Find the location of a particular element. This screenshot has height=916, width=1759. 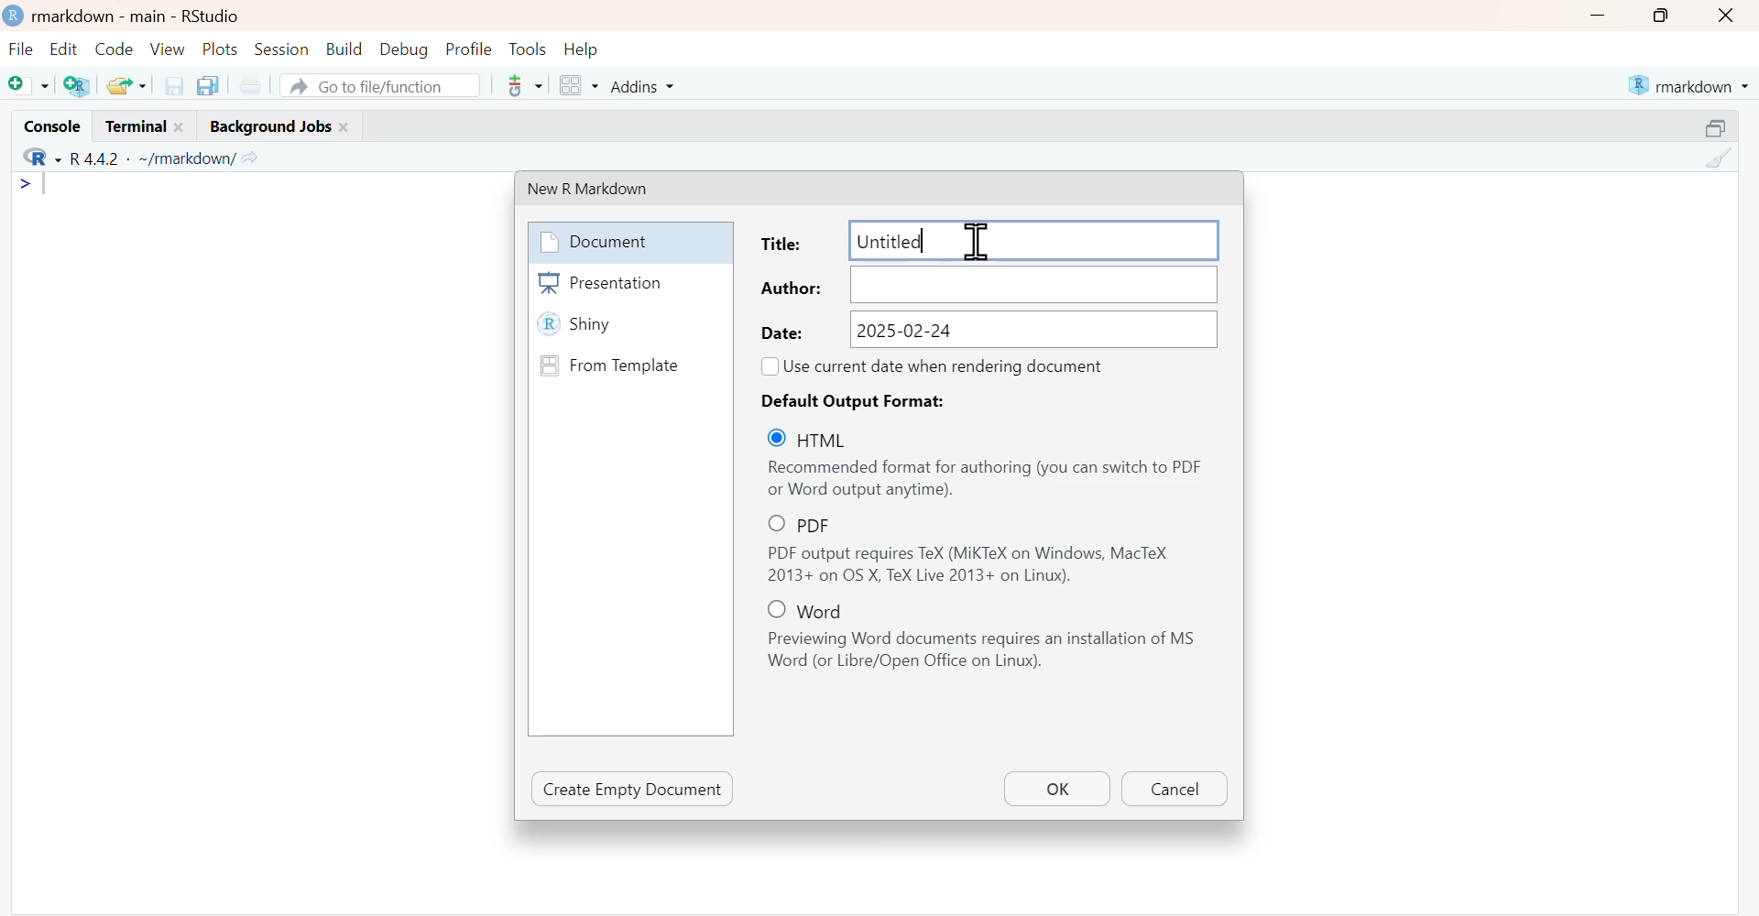

print the current file is located at coordinates (250, 86).